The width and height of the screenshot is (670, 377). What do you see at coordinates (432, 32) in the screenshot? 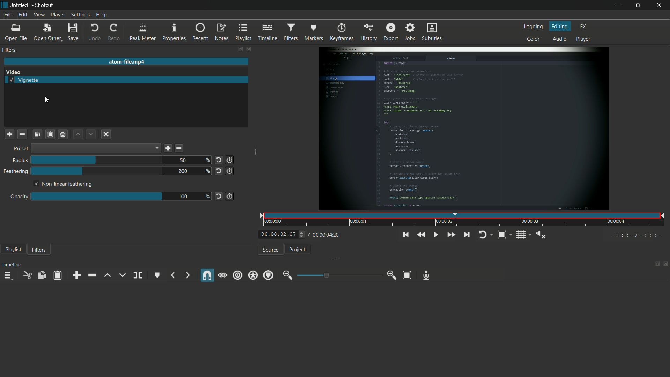
I see `subtitles` at bounding box center [432, 32].